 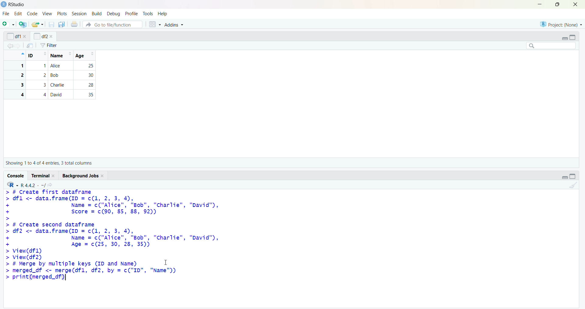 I want to click on session, so click(x=80, y=14).